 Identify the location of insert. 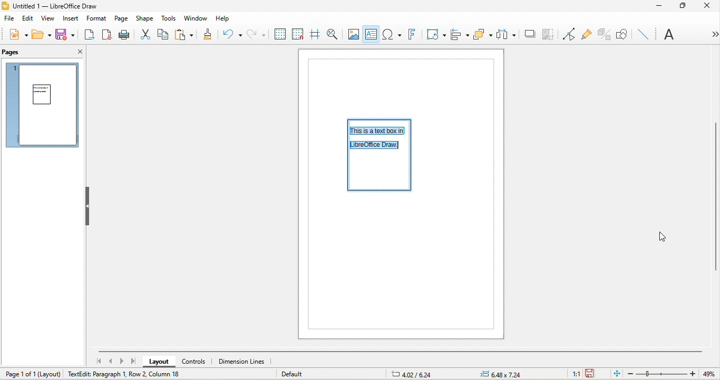
(72, 19).